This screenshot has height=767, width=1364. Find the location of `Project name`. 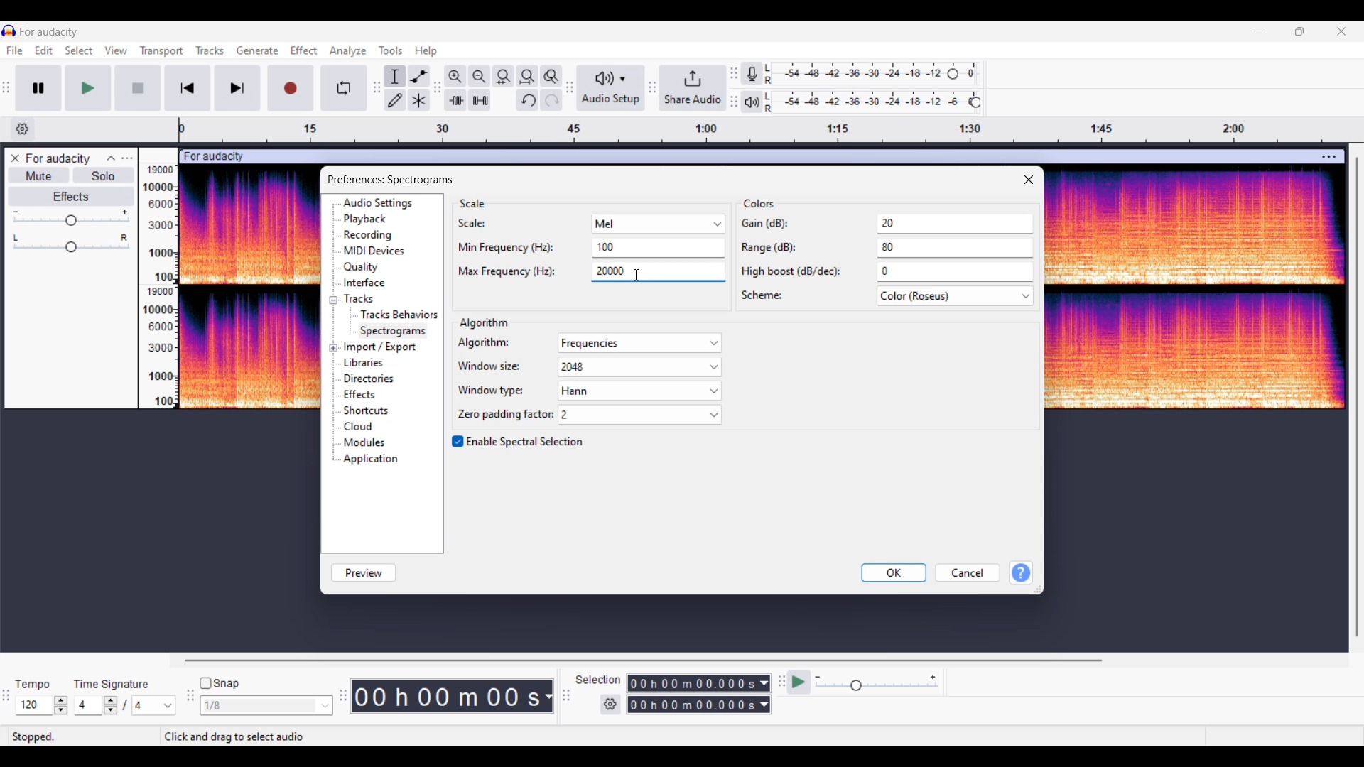

Project name is located at coordinates (50, 32).